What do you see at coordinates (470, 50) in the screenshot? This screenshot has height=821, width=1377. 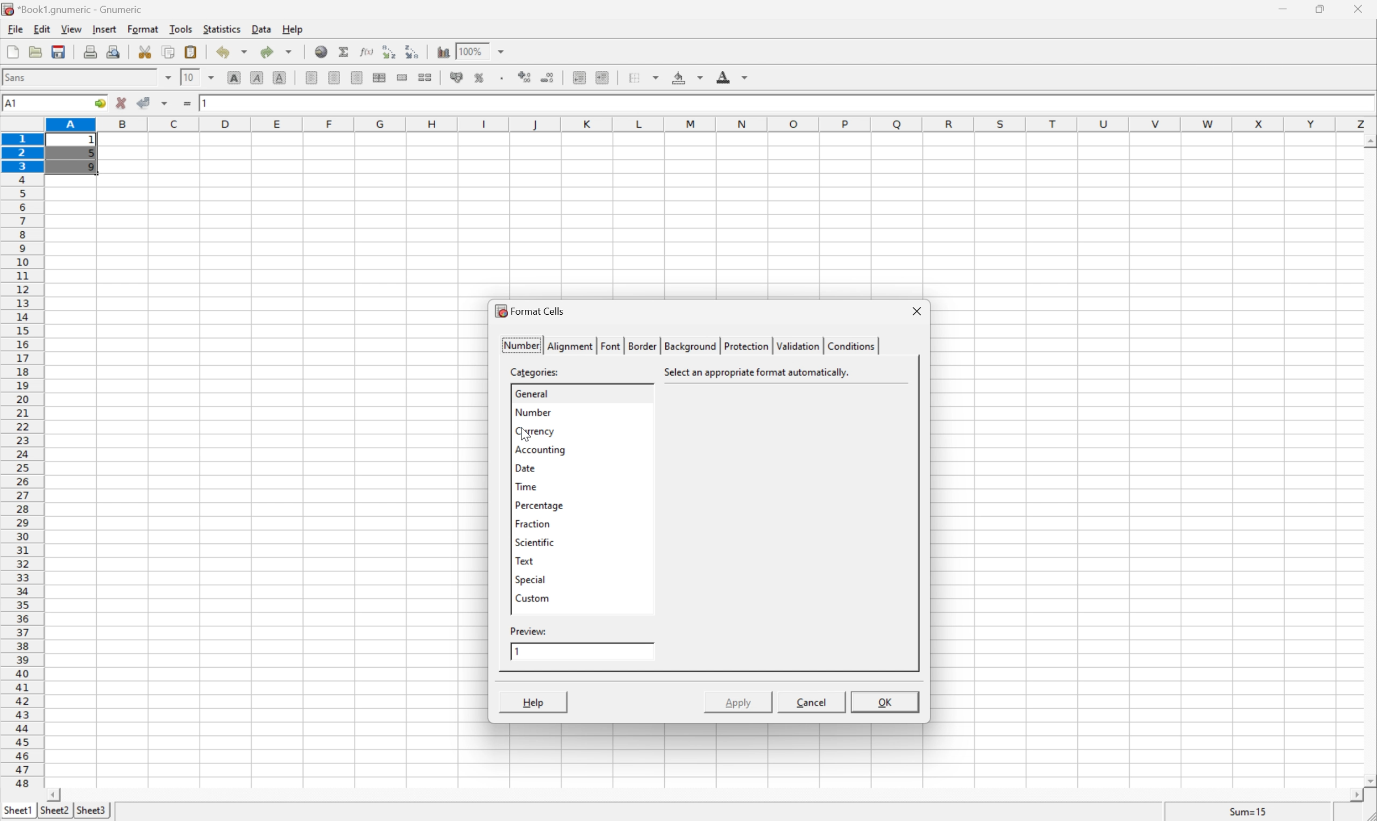 I see `100%` at bounding box center [470, 50].